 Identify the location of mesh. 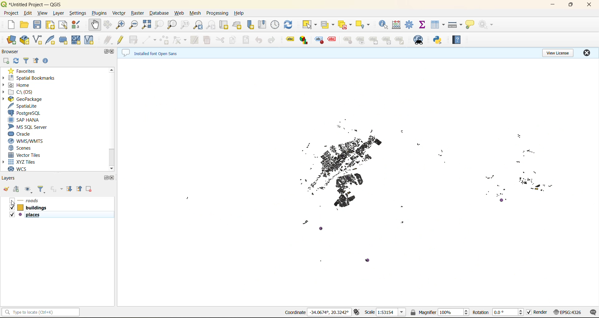
(196, 13).